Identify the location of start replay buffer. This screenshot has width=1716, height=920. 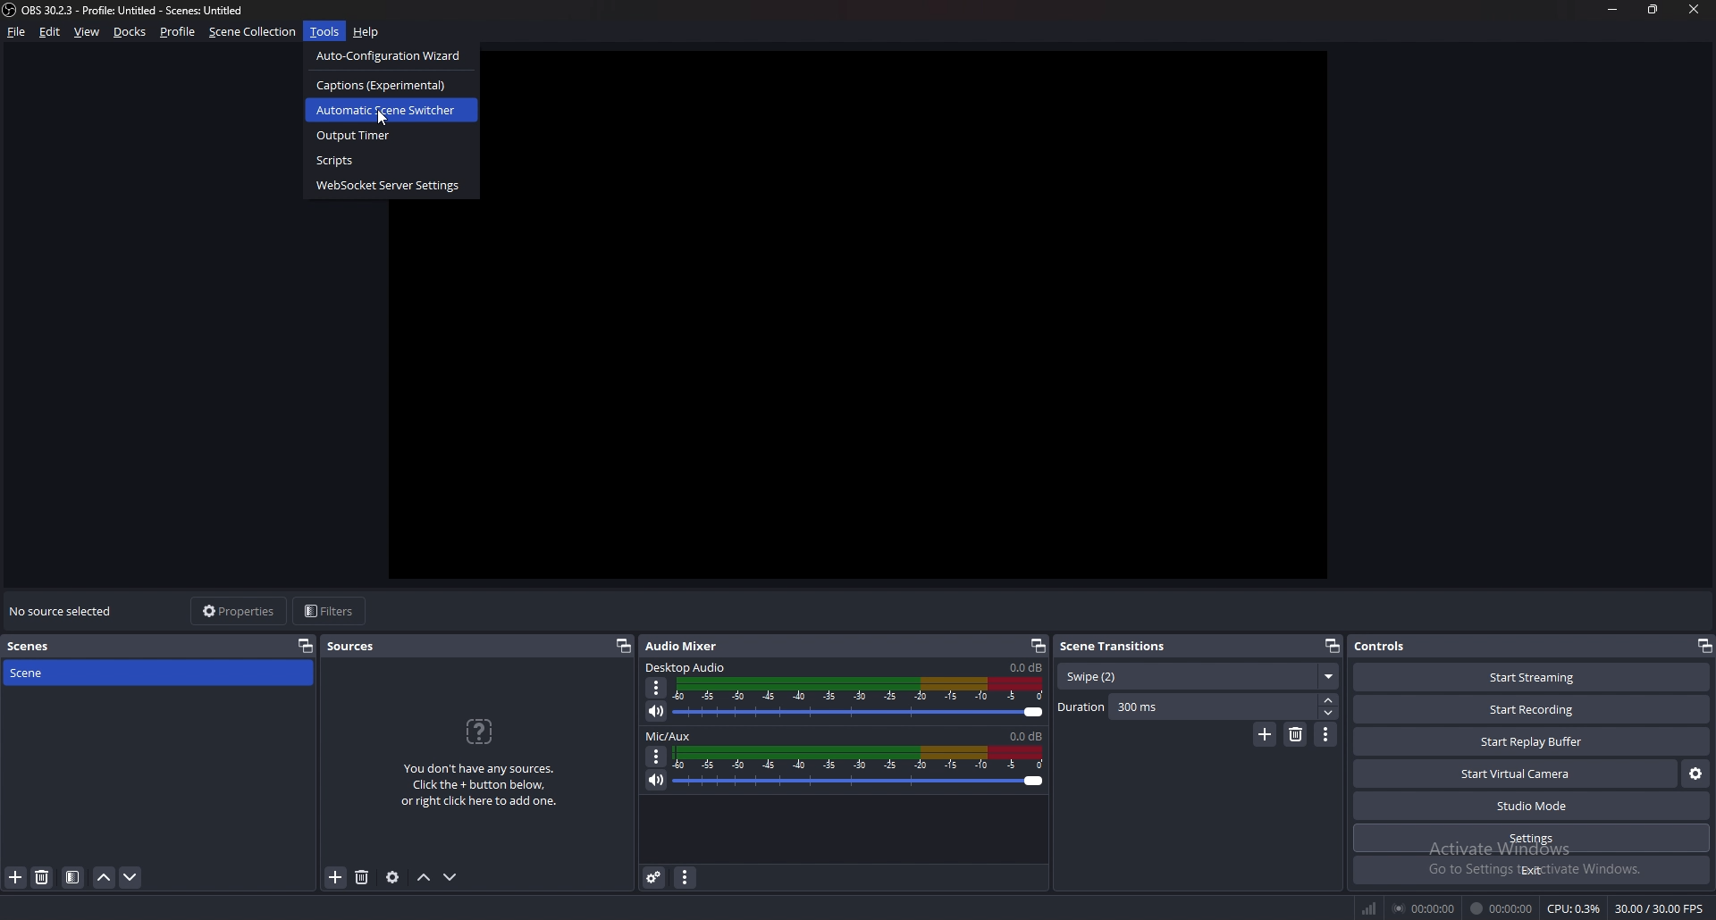
(1533, 741).